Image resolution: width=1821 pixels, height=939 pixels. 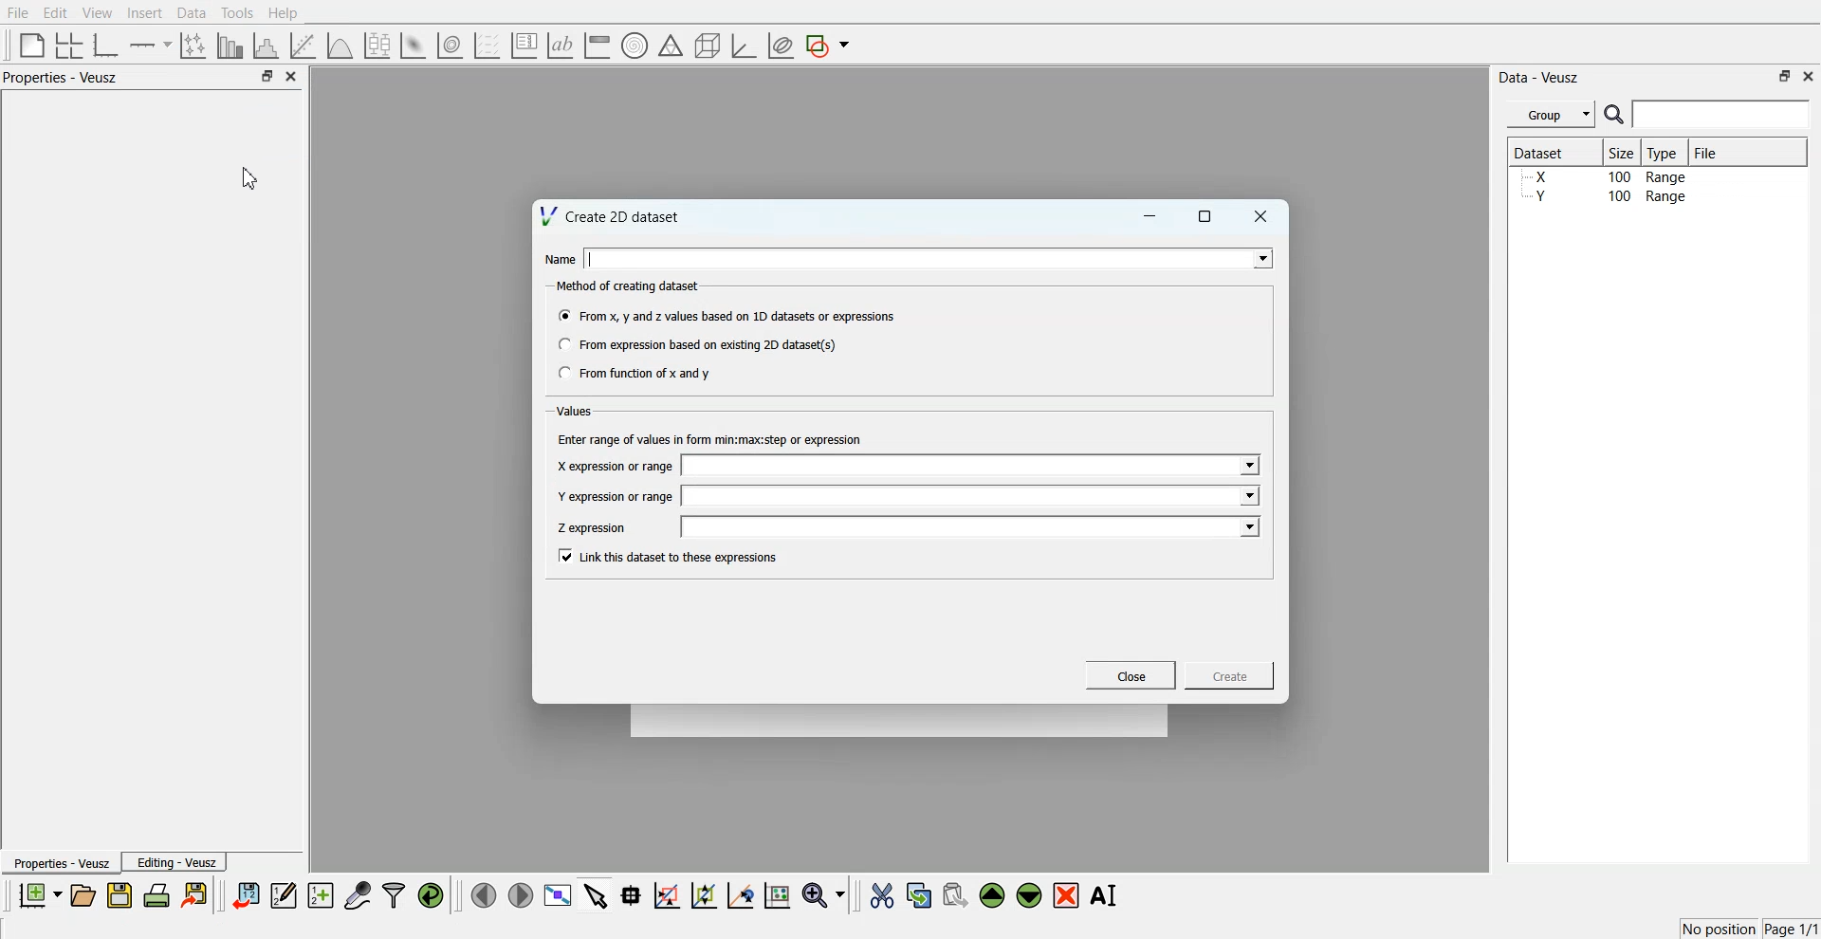 I want to click on Drop down, so click(x=1248, y=526).